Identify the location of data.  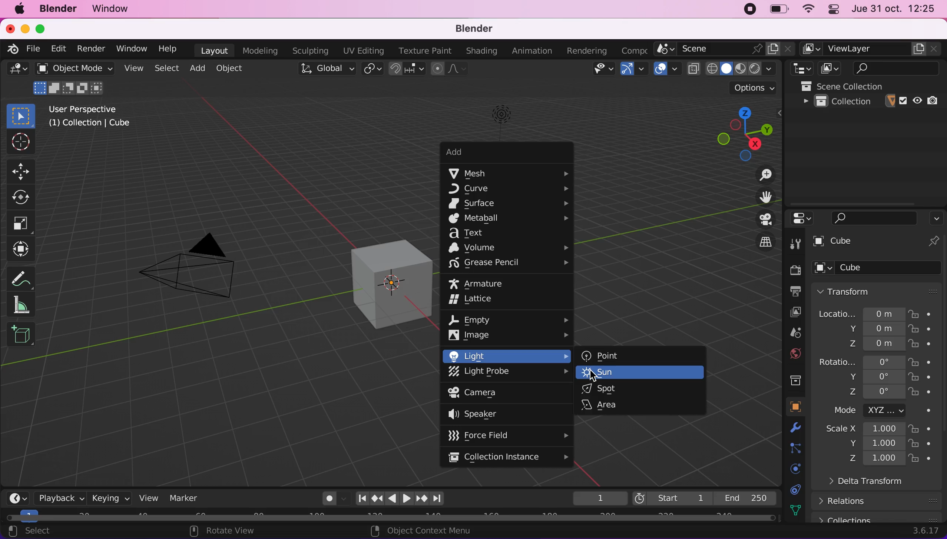
(792, 509).